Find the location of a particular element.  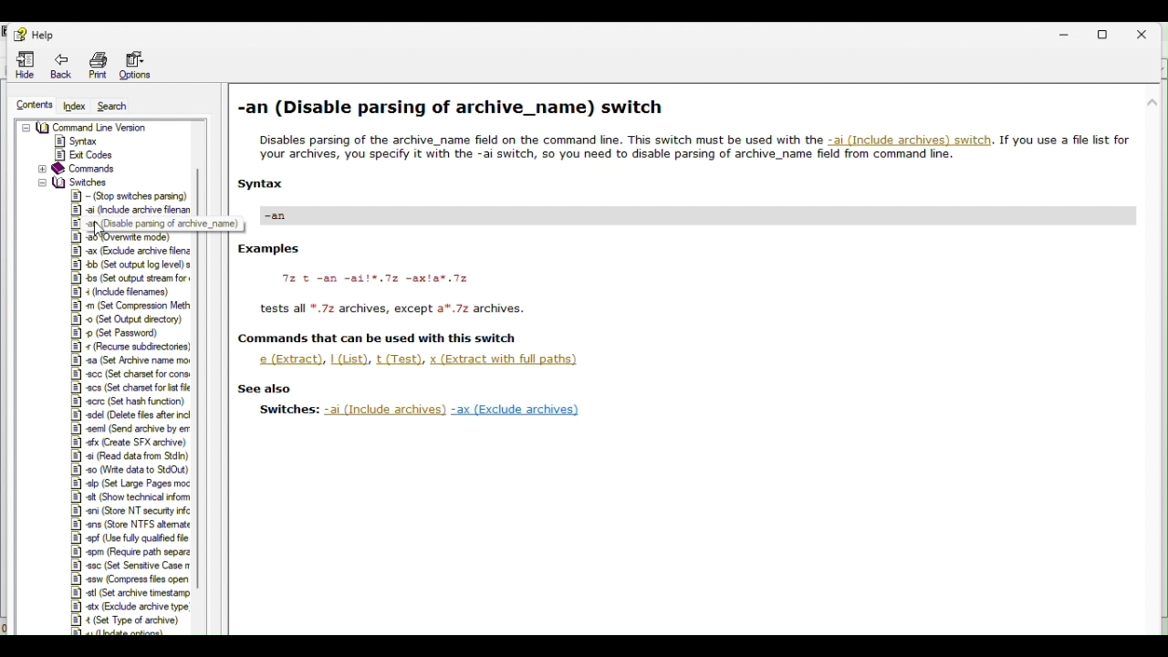

|] ssw (Compress files open is located at coordinates (128, 579).